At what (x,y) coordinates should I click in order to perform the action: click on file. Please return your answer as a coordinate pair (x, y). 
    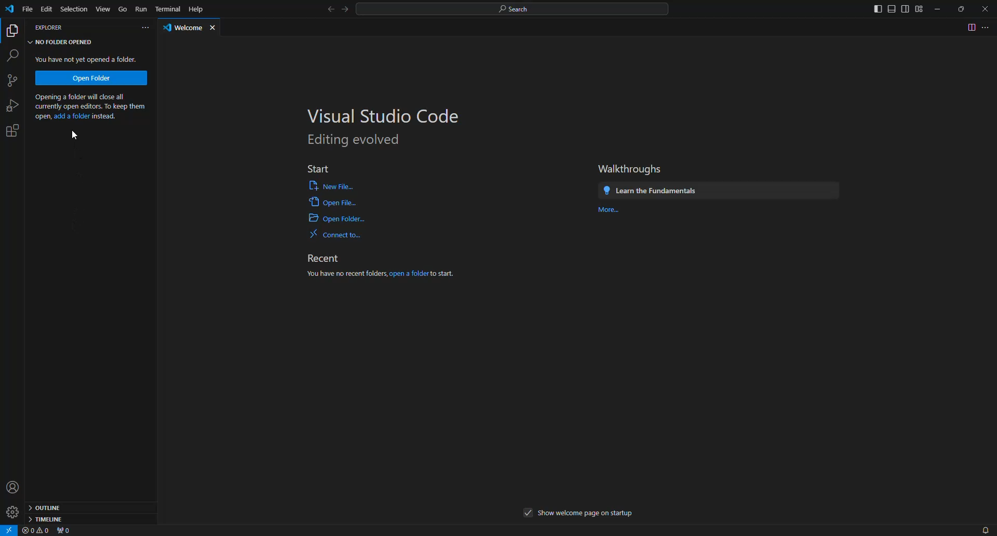
    Looking at the image, I should click on (28, 9).